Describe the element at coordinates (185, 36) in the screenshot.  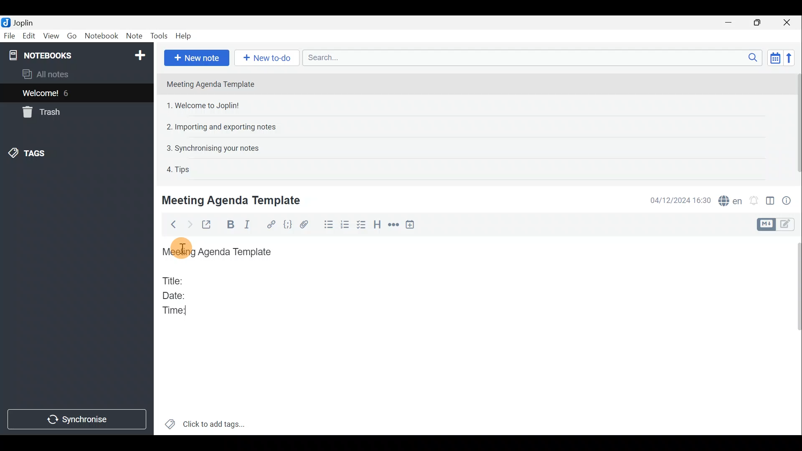
I see `Help` at that location.